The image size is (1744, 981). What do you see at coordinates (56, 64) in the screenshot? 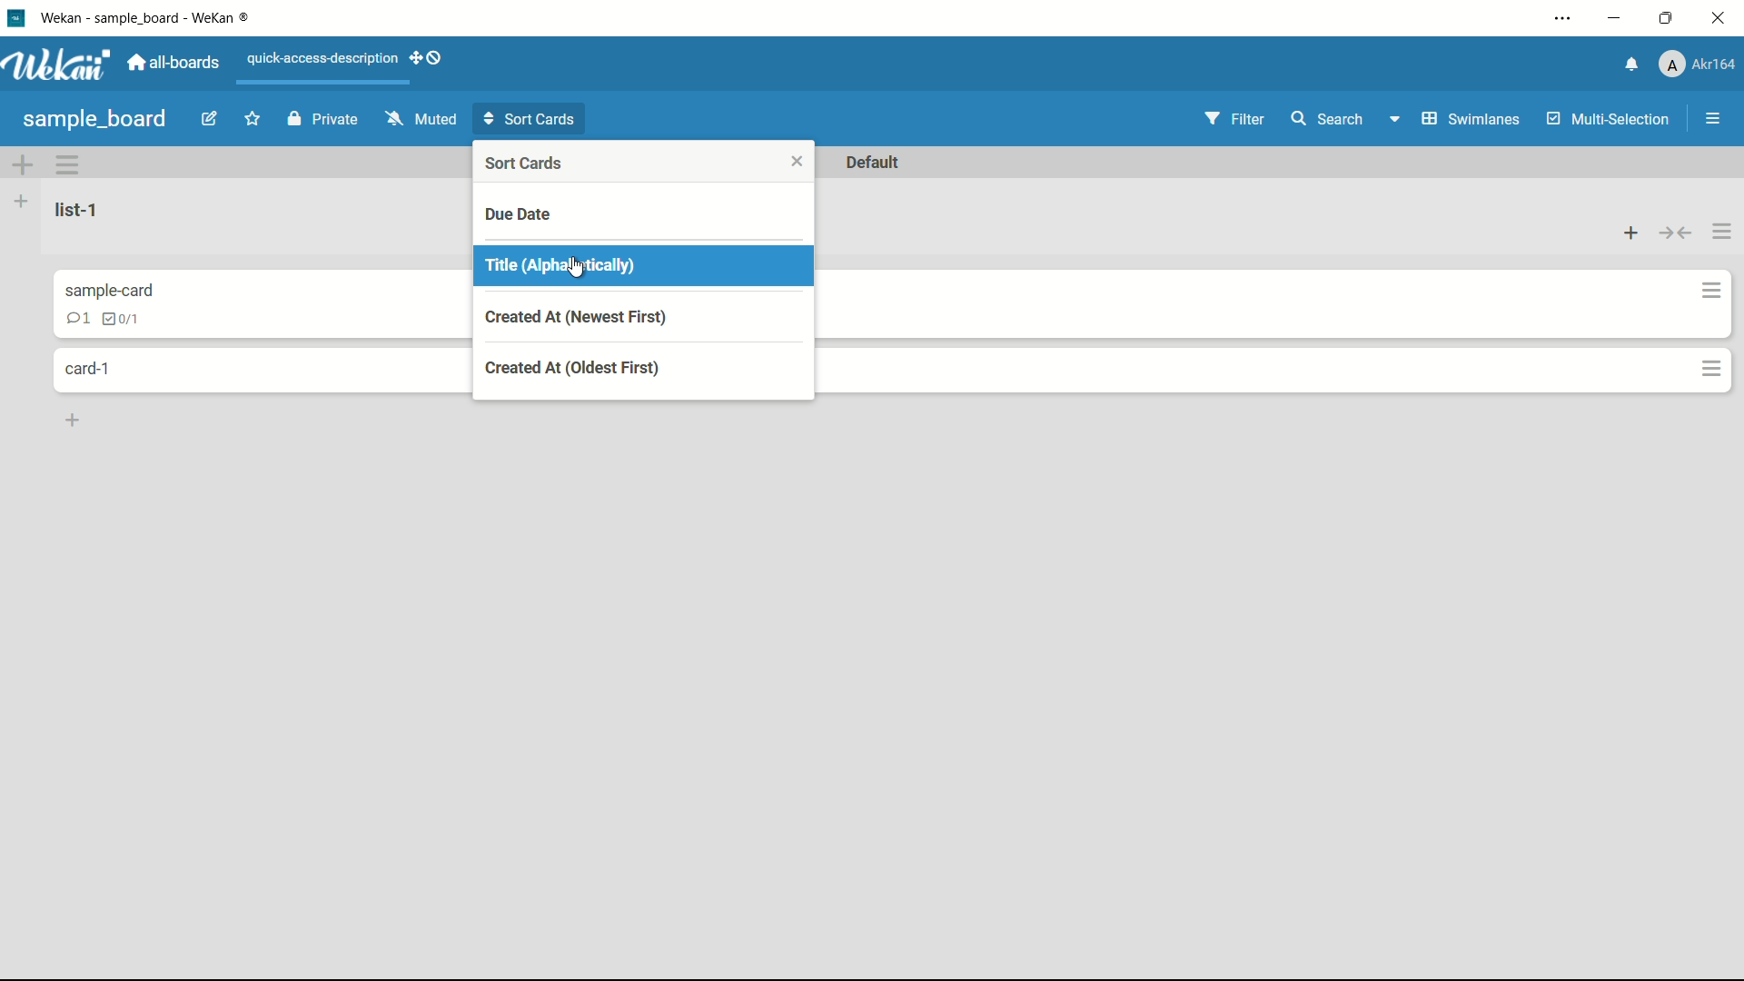
I see `app logo` at bounding box center [56, 64].